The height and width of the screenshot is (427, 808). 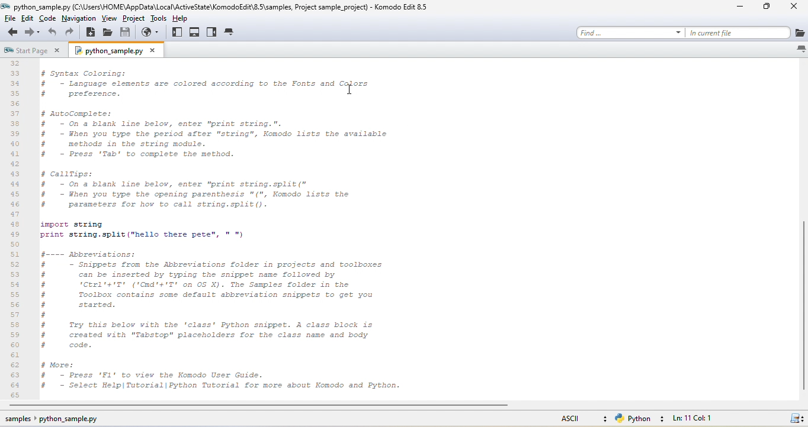 What do you see at coordinates (348, 89) in the screenshot?
I see `Cursor` at bounding box center [348, 89].